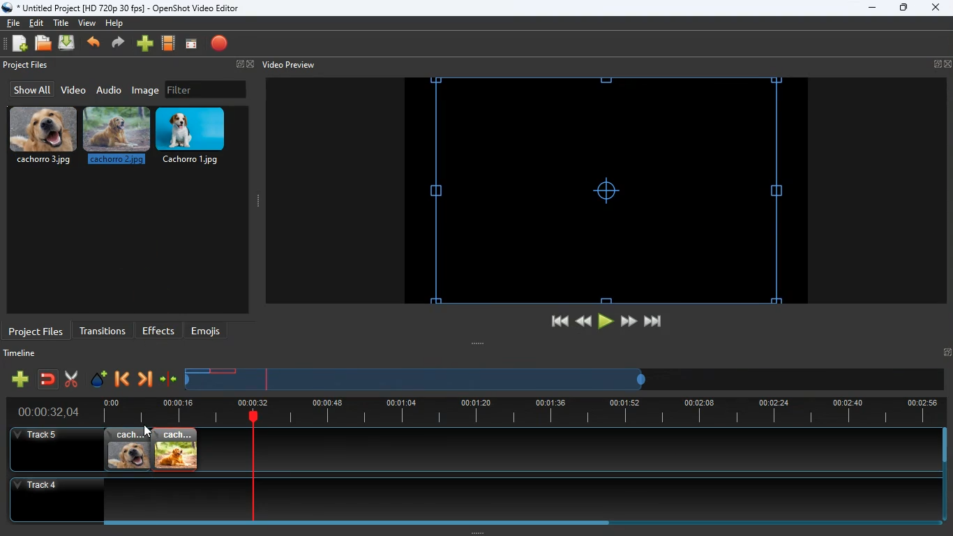  Describe the element at coordinates (553, 322) in the screenshot. I see `beggining` at that location.